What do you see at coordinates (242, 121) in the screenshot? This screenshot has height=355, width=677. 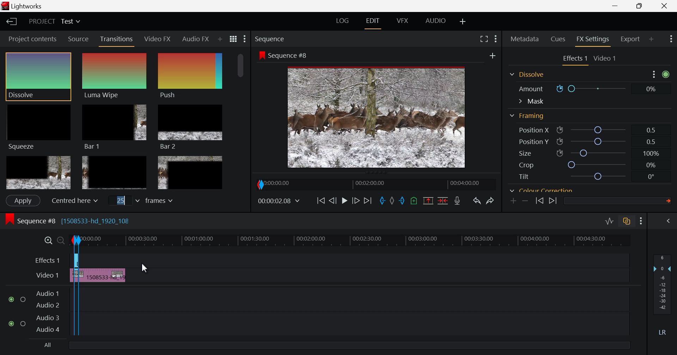 I see `Scroll Bar` at bounding box center [242, 121].